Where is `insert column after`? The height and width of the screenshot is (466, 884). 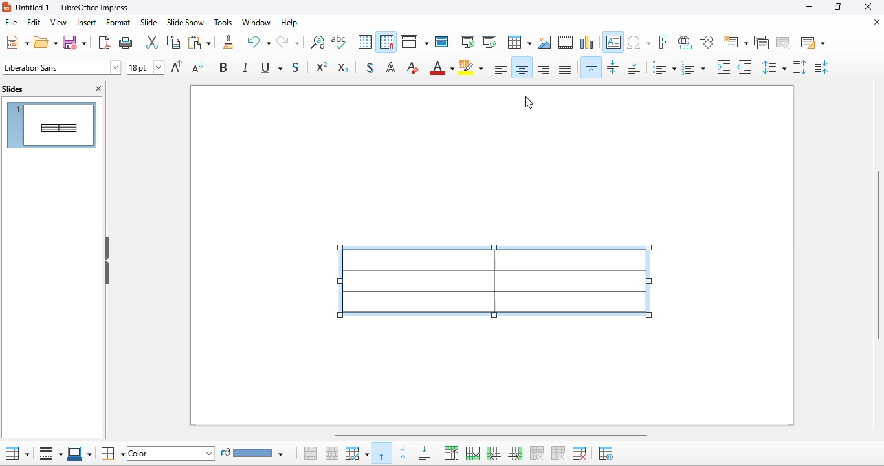 insert column after is located at coordinates (516, 453).